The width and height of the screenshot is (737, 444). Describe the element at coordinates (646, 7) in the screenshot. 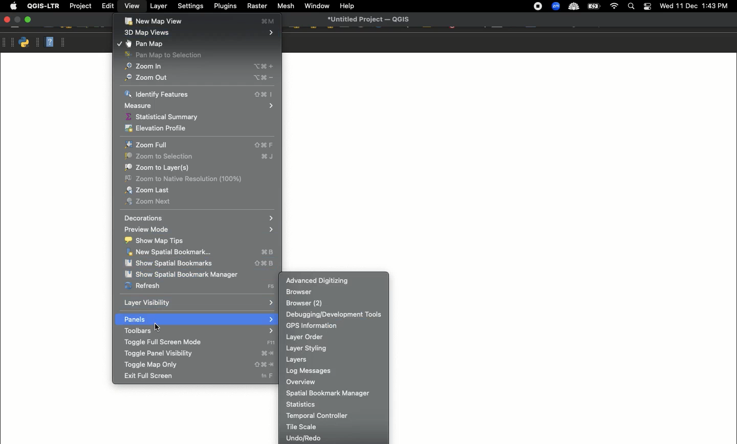

I see `Notification` at that location.